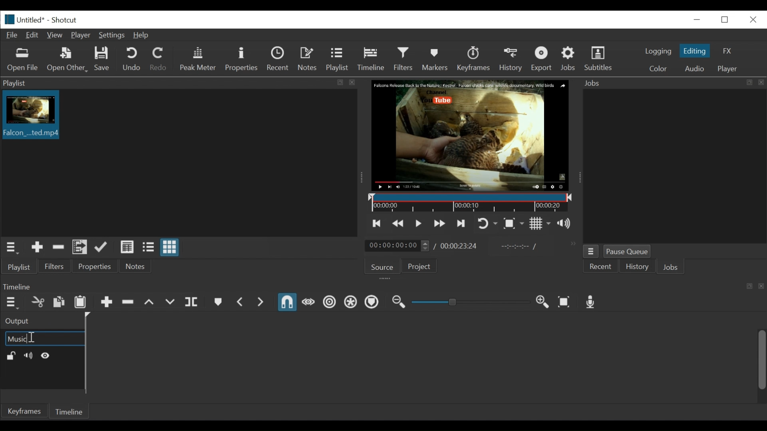 Image resolution: width=767 pixels, height=431 pixels. I want to click on Peak Meter, so click(197, 59).